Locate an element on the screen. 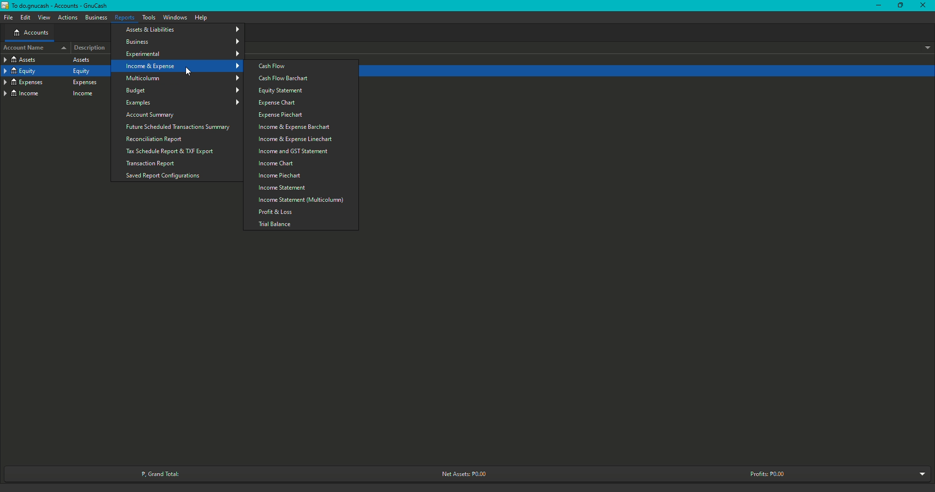 The width and height of the screenshot is (935, 492). Trial balance is located at coordinates (275, 224).